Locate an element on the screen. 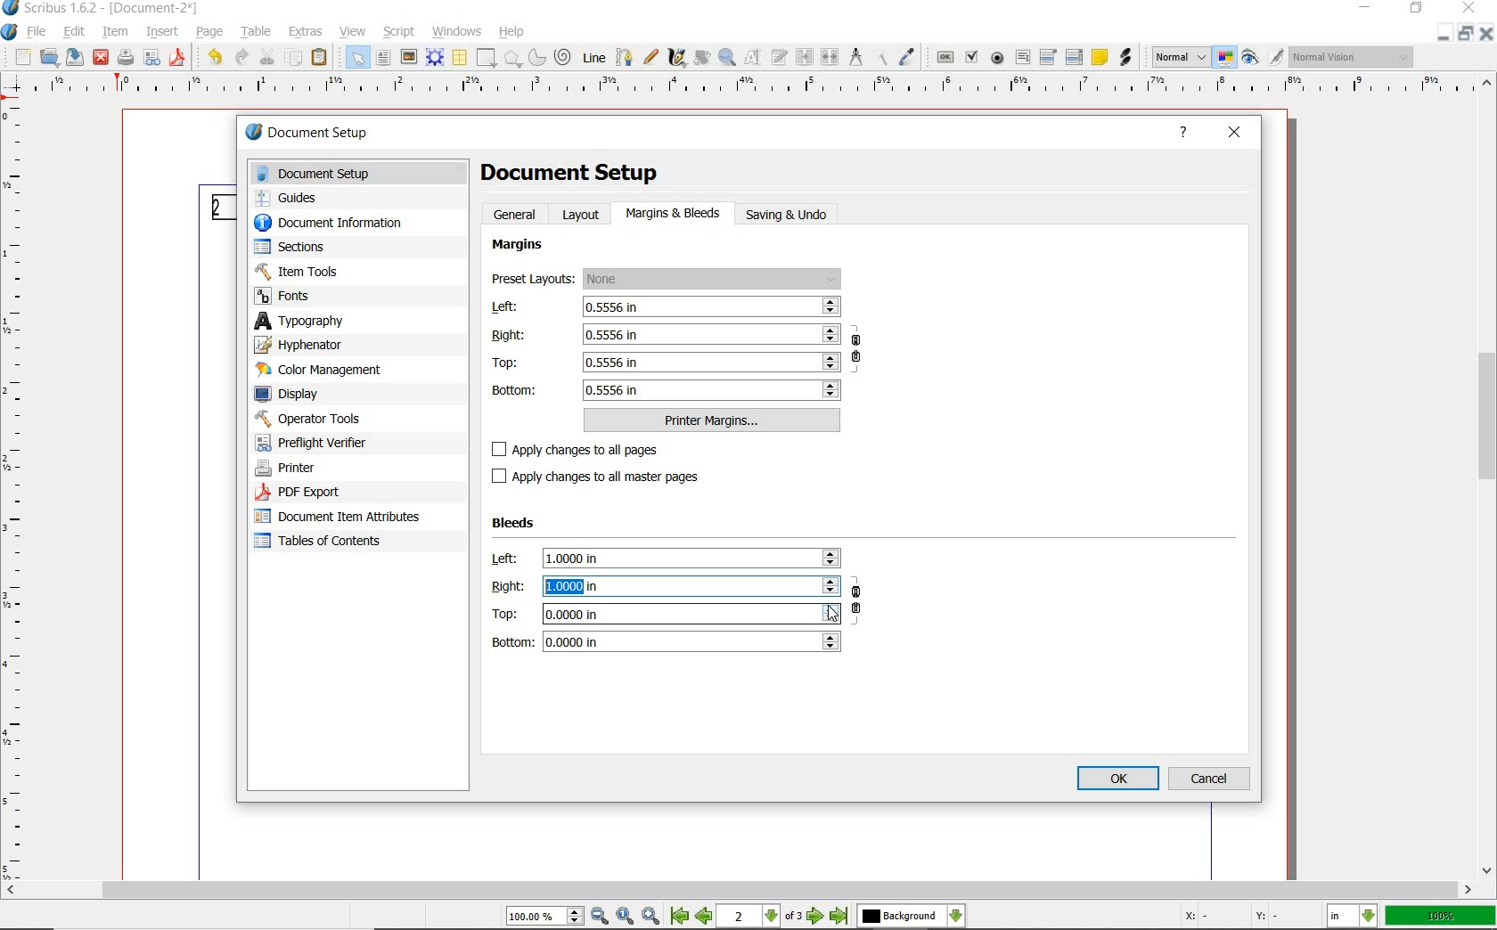  printer margins is located at coordinates (713, 420).